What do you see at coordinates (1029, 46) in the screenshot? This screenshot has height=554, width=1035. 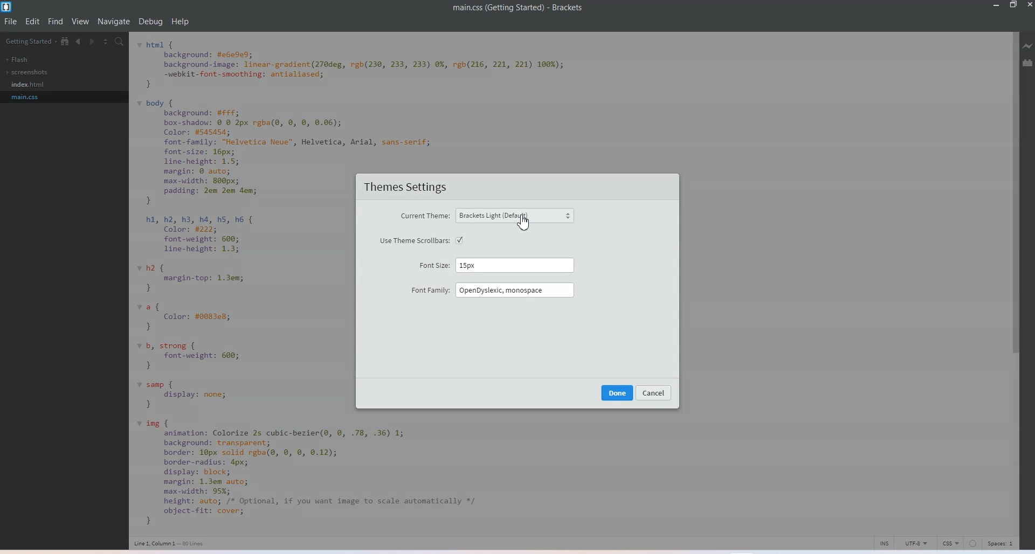 I see `Live Preview` at bounding box center [1029, 46].